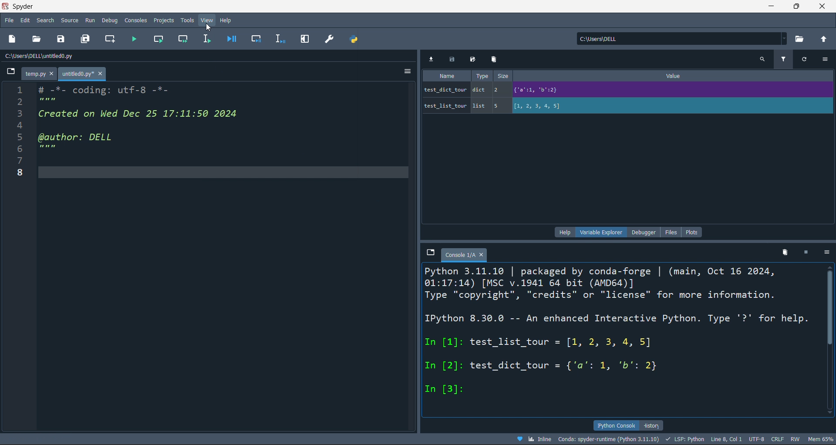 This screenshot has height=445, width=836. What do you see at coordinates (280, 39) in the screenshot?
I see `debug line` at bounding box center [280, 39].